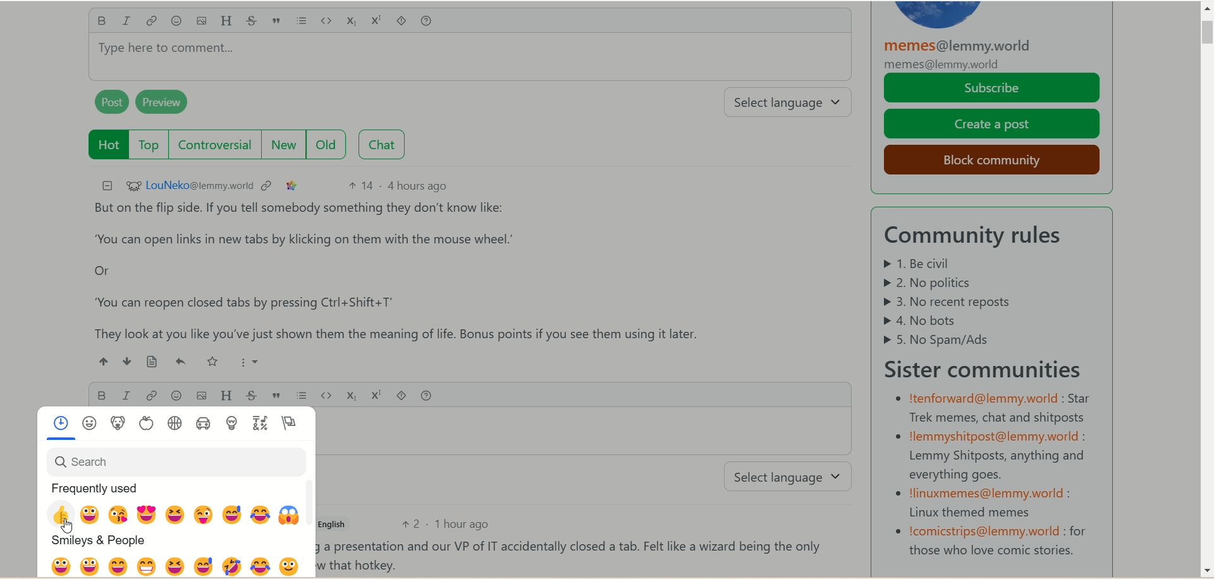 The image size is (1214, 579). I want to click on Community rules listed, so click(974, 302).